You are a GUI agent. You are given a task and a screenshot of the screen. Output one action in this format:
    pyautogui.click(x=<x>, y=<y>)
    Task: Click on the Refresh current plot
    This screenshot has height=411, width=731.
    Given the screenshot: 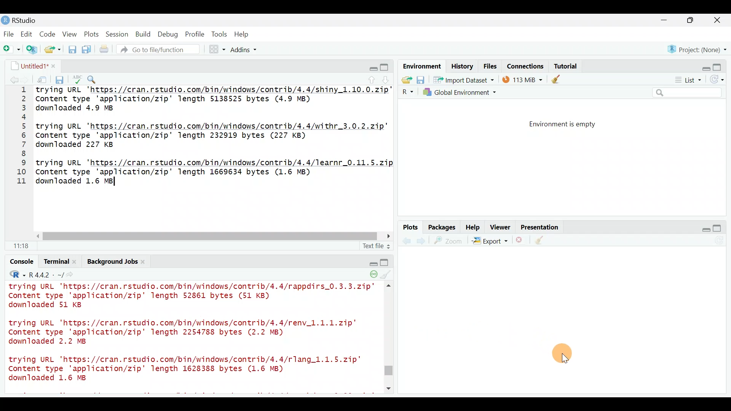 What is the action you would take?
    pyautogui.click(x=721, y=241)
    